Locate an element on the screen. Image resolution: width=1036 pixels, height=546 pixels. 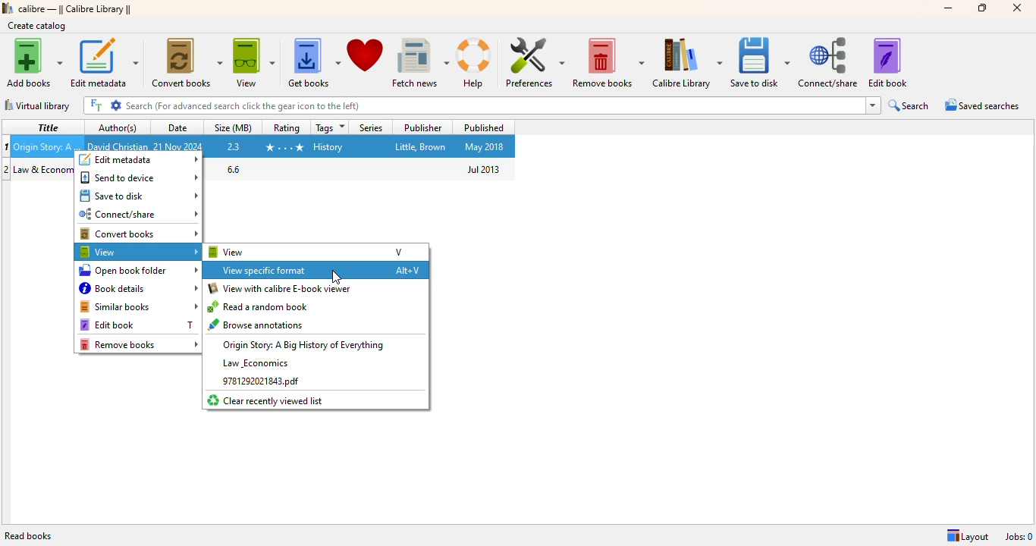
shortcut for view specific format is located at coordinates (407, 271).